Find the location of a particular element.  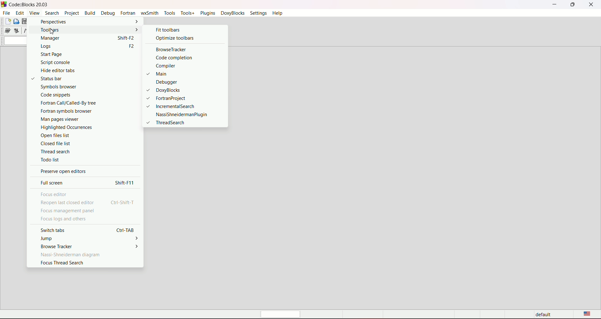

main is located at coordinates (171, 73).